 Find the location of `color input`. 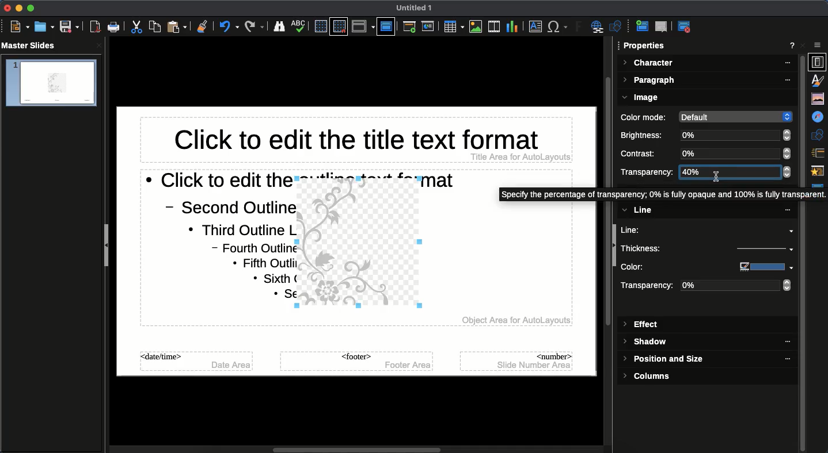

color input is located at coordinates (760, 267).